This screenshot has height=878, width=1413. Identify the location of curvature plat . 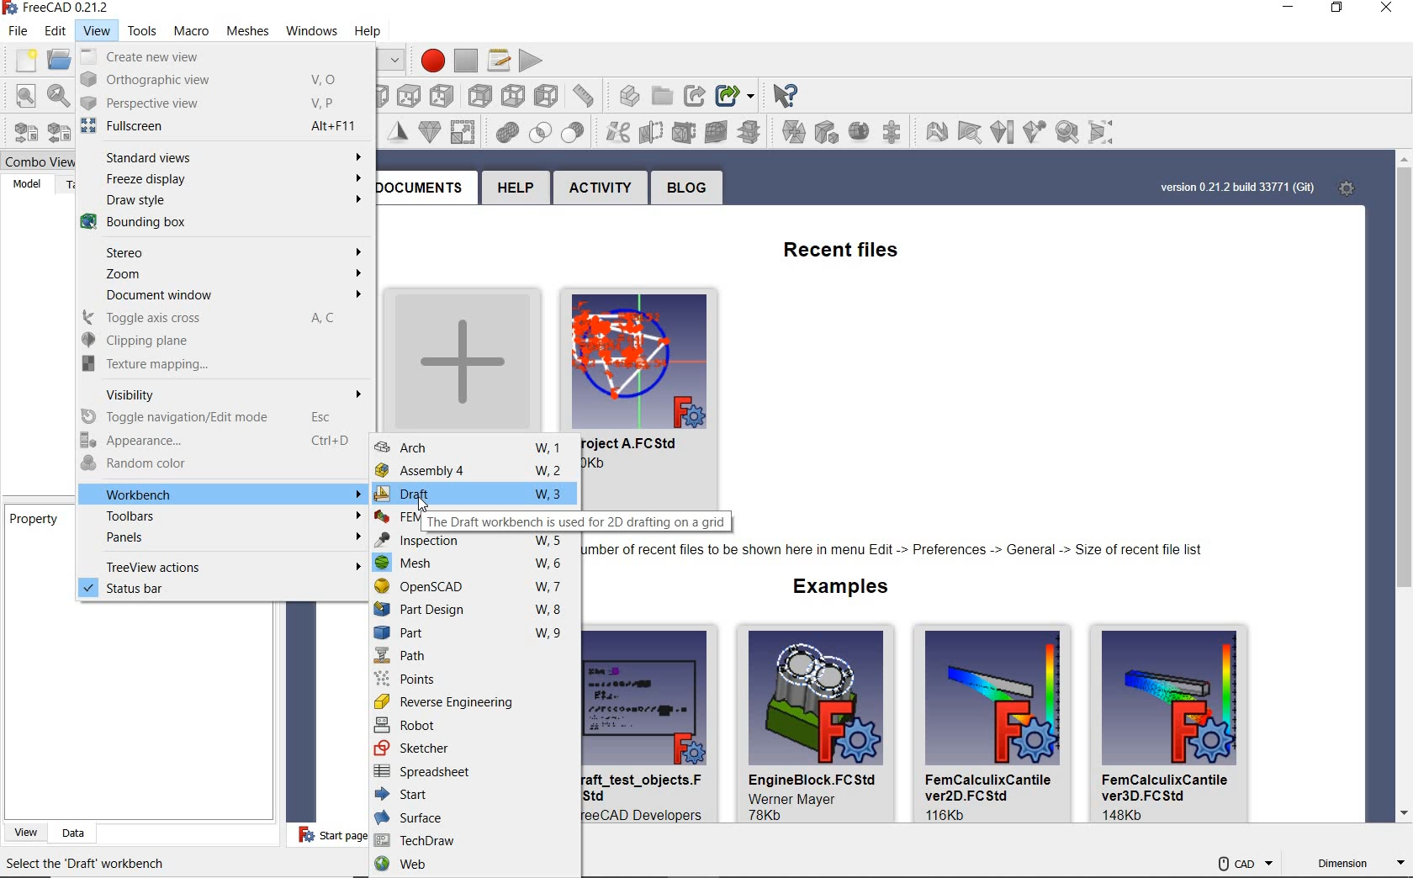
(1002, 134).